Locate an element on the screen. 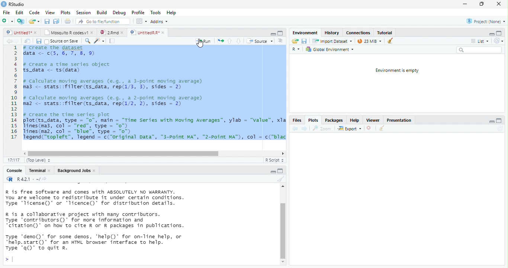 This screenshot has width=508, height=268. maximize is located at coordinates (499, 33).